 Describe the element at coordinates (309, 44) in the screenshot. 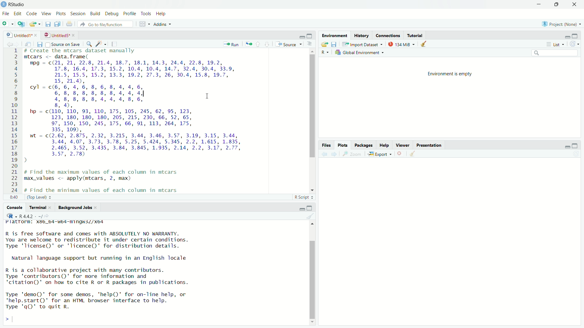

I see `options` at that location.